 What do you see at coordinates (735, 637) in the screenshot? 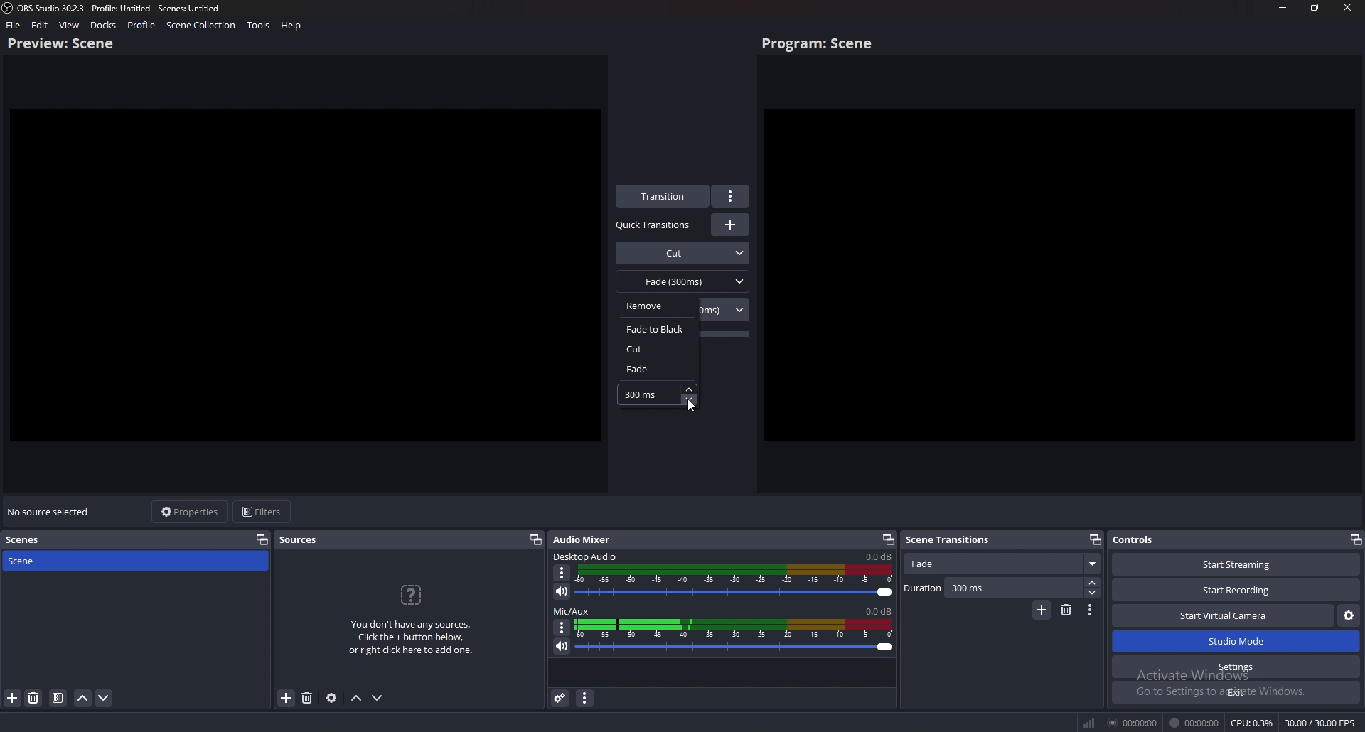
I see `mic/aux sound bar` at bounding box center [735, 637].